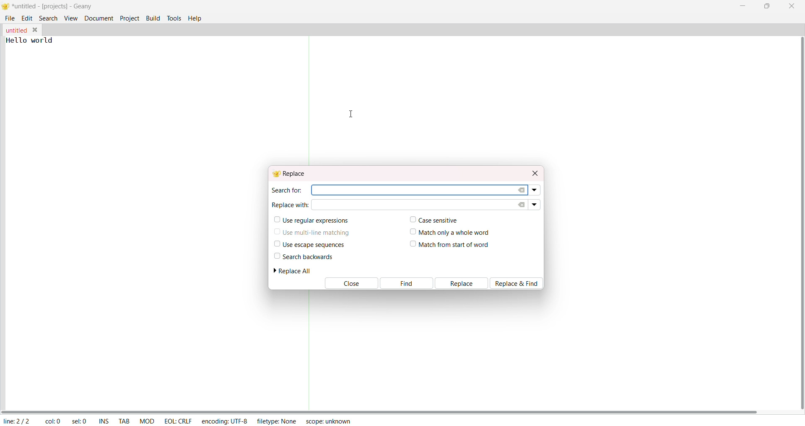  I want to click on mod, so click(147, 421).